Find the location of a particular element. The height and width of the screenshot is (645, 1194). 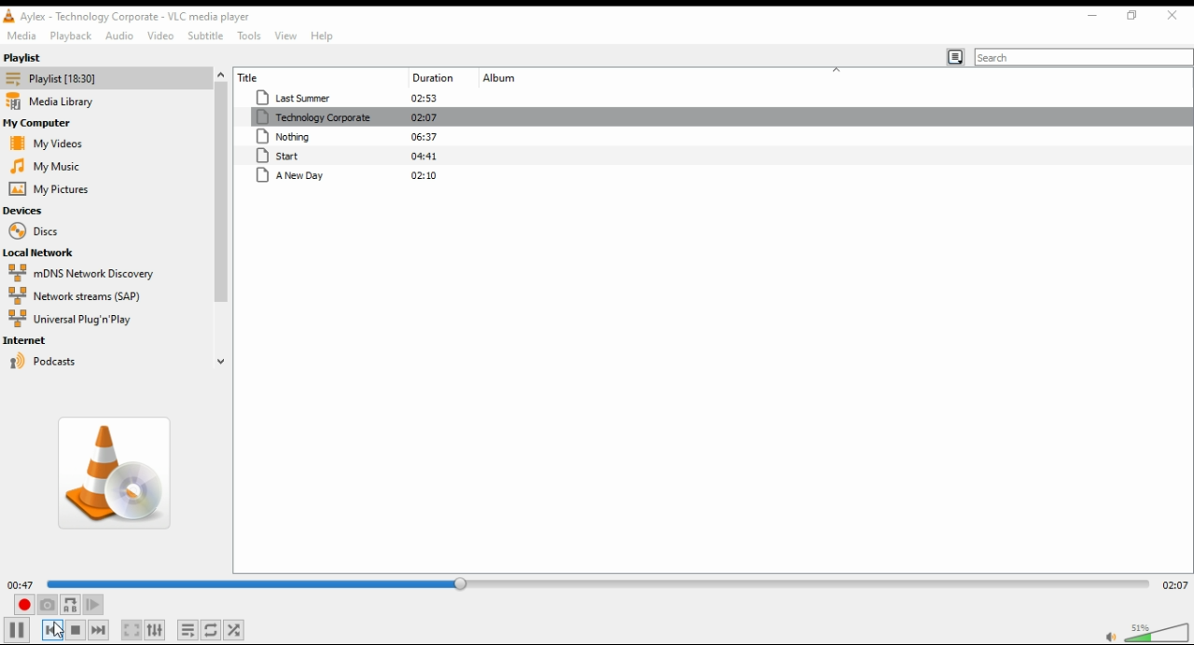

mute/unmute is located at coordinates (1108, 636).